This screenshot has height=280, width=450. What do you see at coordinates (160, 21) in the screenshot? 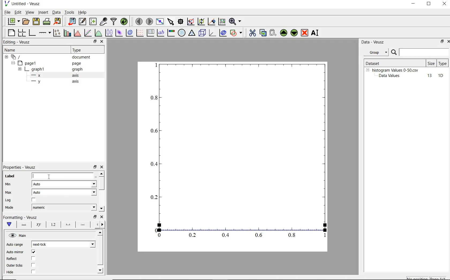
I see `view plot fullscreen` at bounding box center [160, 21].